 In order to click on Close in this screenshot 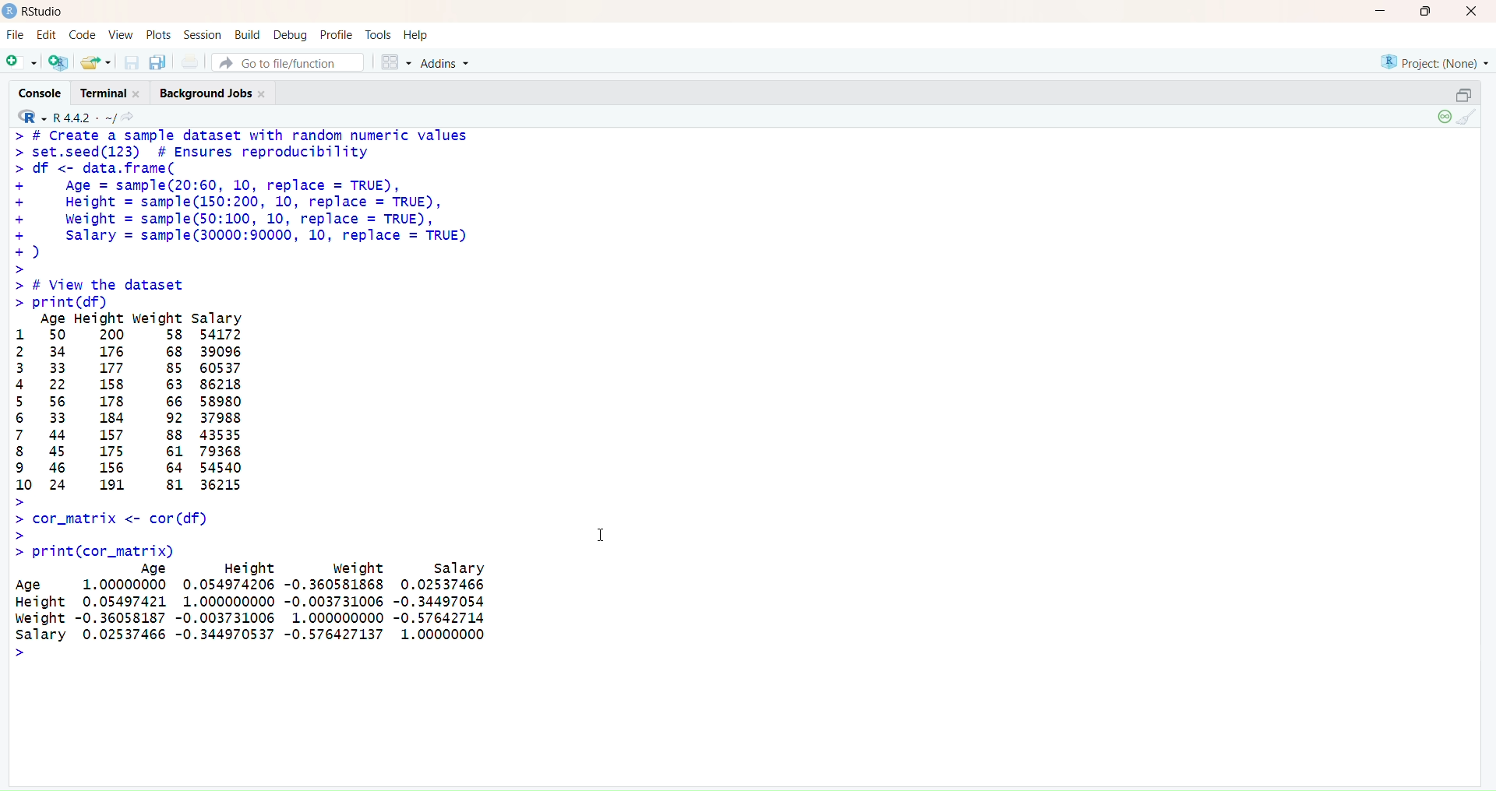, I will do `click(1470, 13)`.